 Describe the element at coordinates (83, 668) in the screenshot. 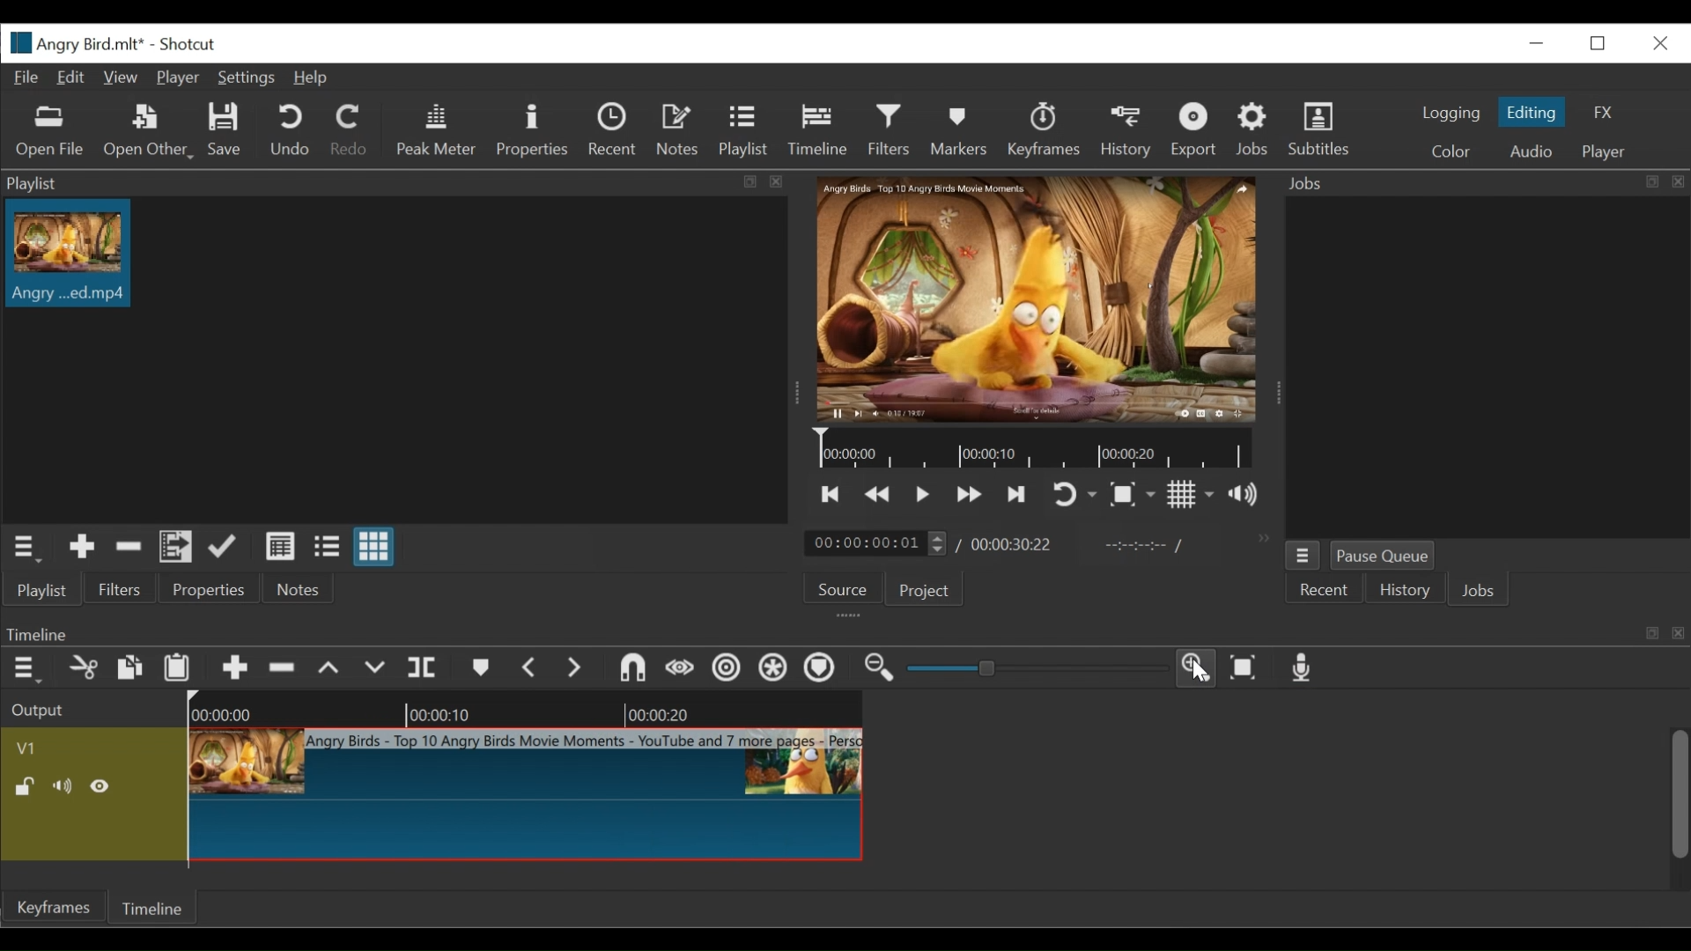

I see `cut` at that location.